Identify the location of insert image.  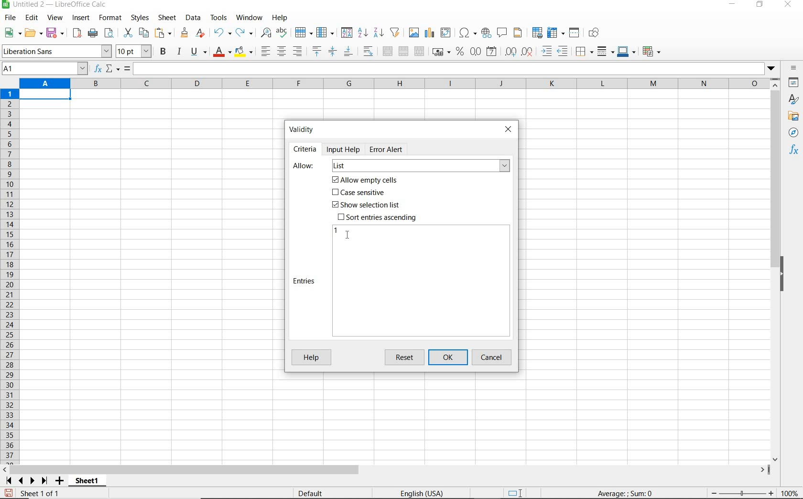
(415, 33).